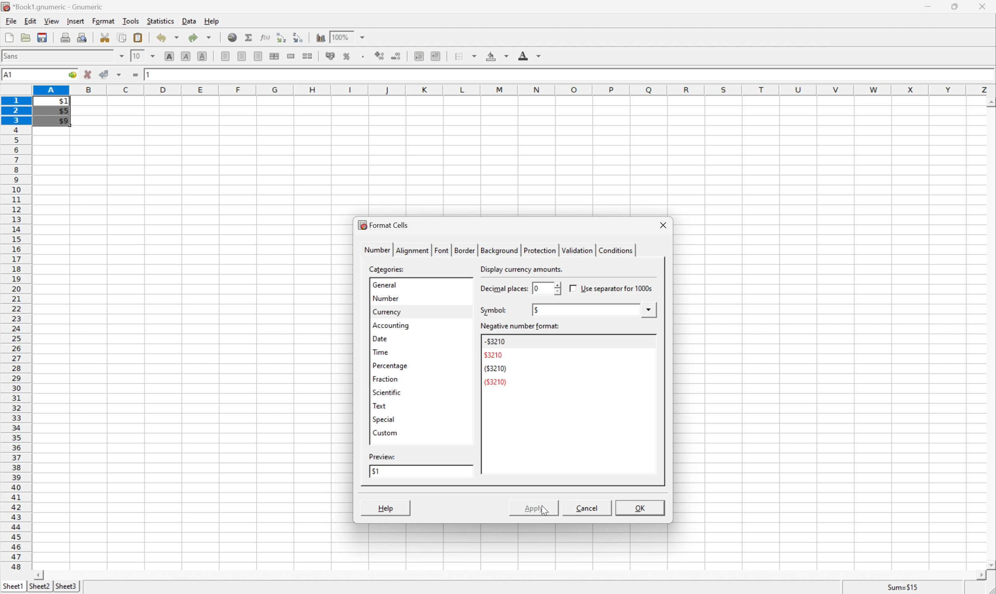  Describe the element at coordinates (387, 393) in the screenshot. I see `scientific` at that location.